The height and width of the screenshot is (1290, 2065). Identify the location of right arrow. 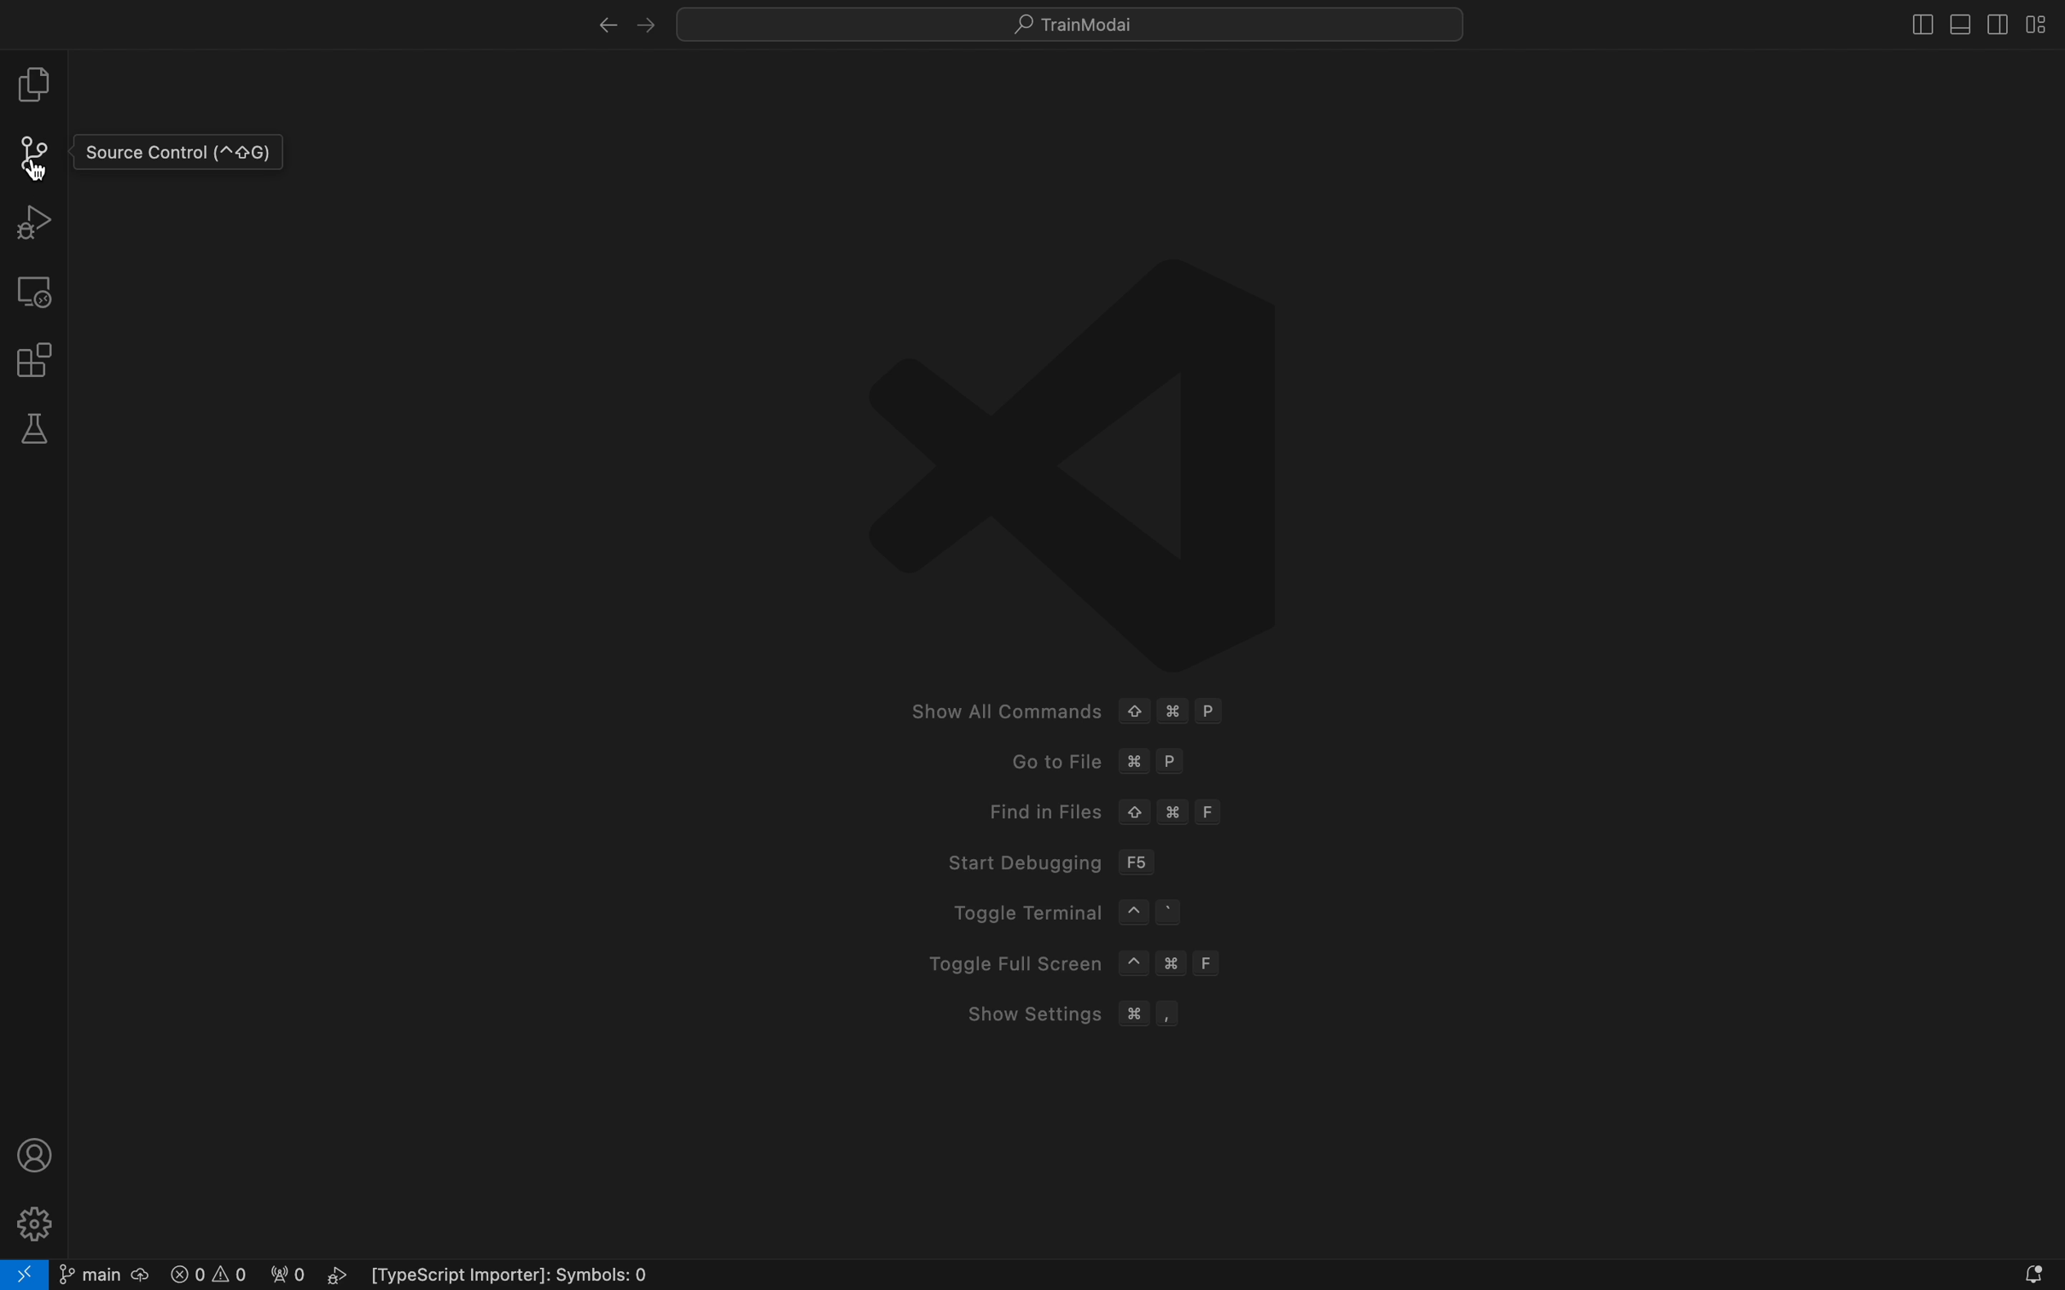
(606, 19).